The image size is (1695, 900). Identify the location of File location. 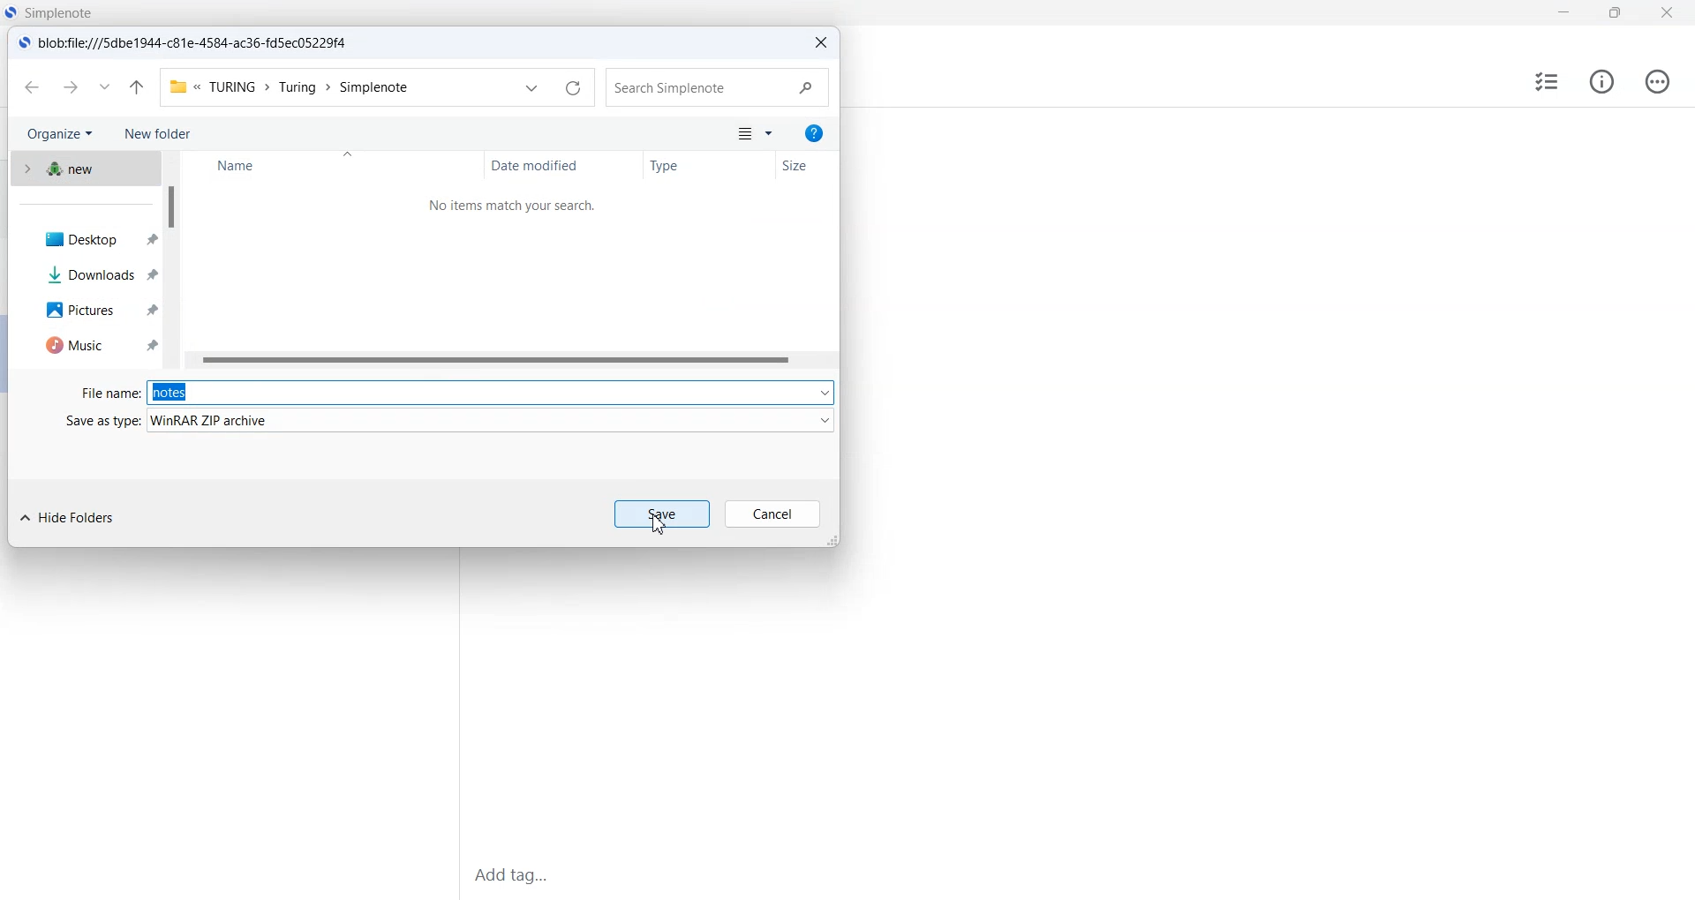
(189, 42).